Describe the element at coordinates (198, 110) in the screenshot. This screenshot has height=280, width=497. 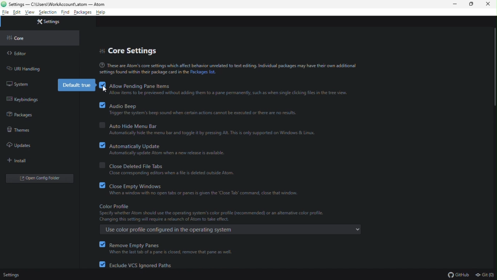
I see `audio beep. Trigger the system's beep sound when certain actions cannot be executed or there are no results.` at that location.